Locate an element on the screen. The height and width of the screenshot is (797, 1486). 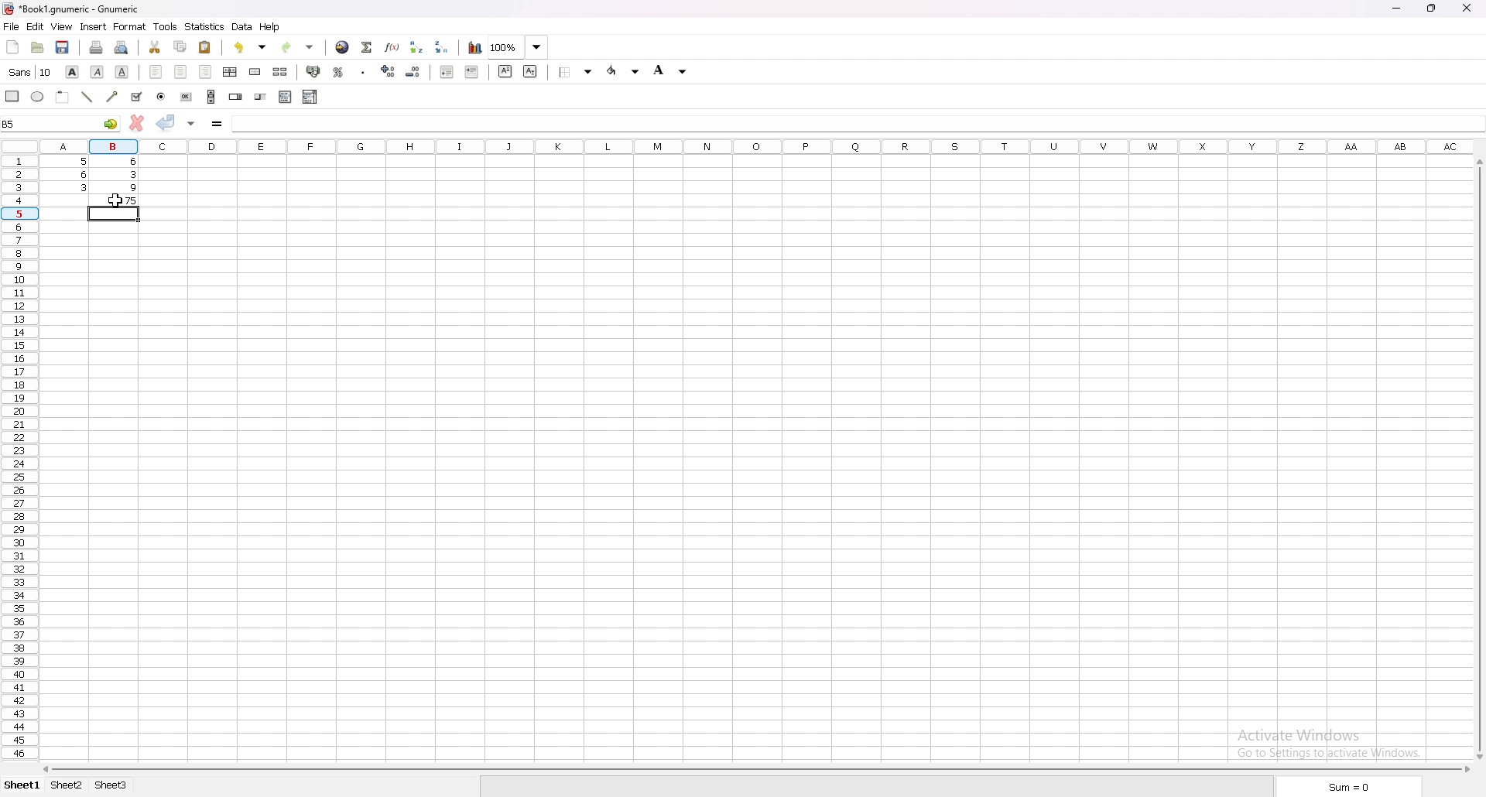
increase indent is located at coordinates (472, 72).